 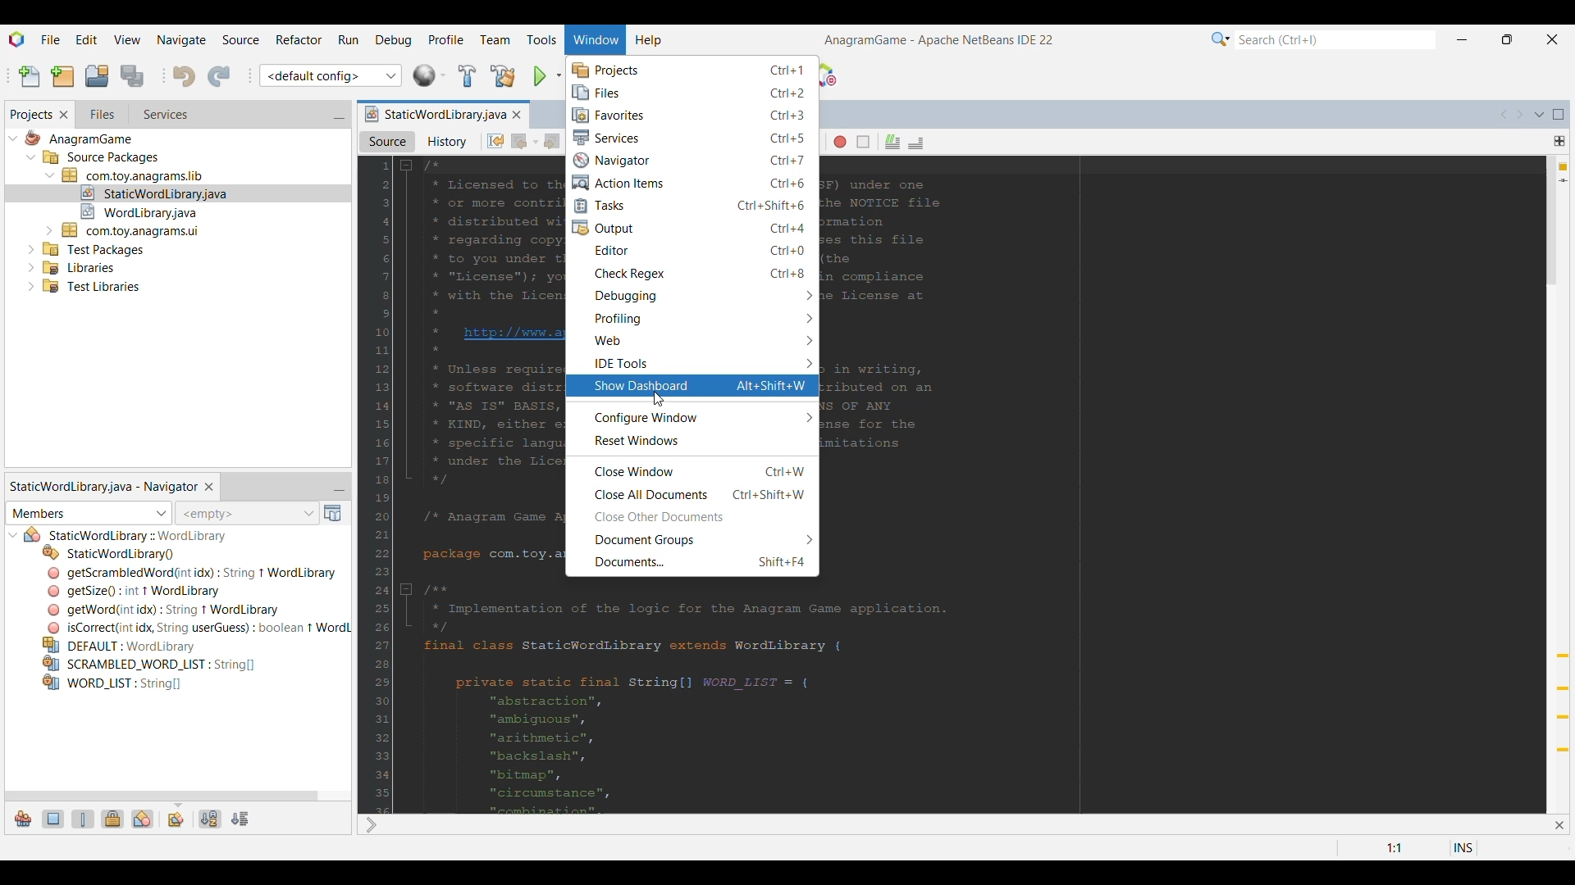 I want to click on 4 warnings, so click(x=1563, y=167).